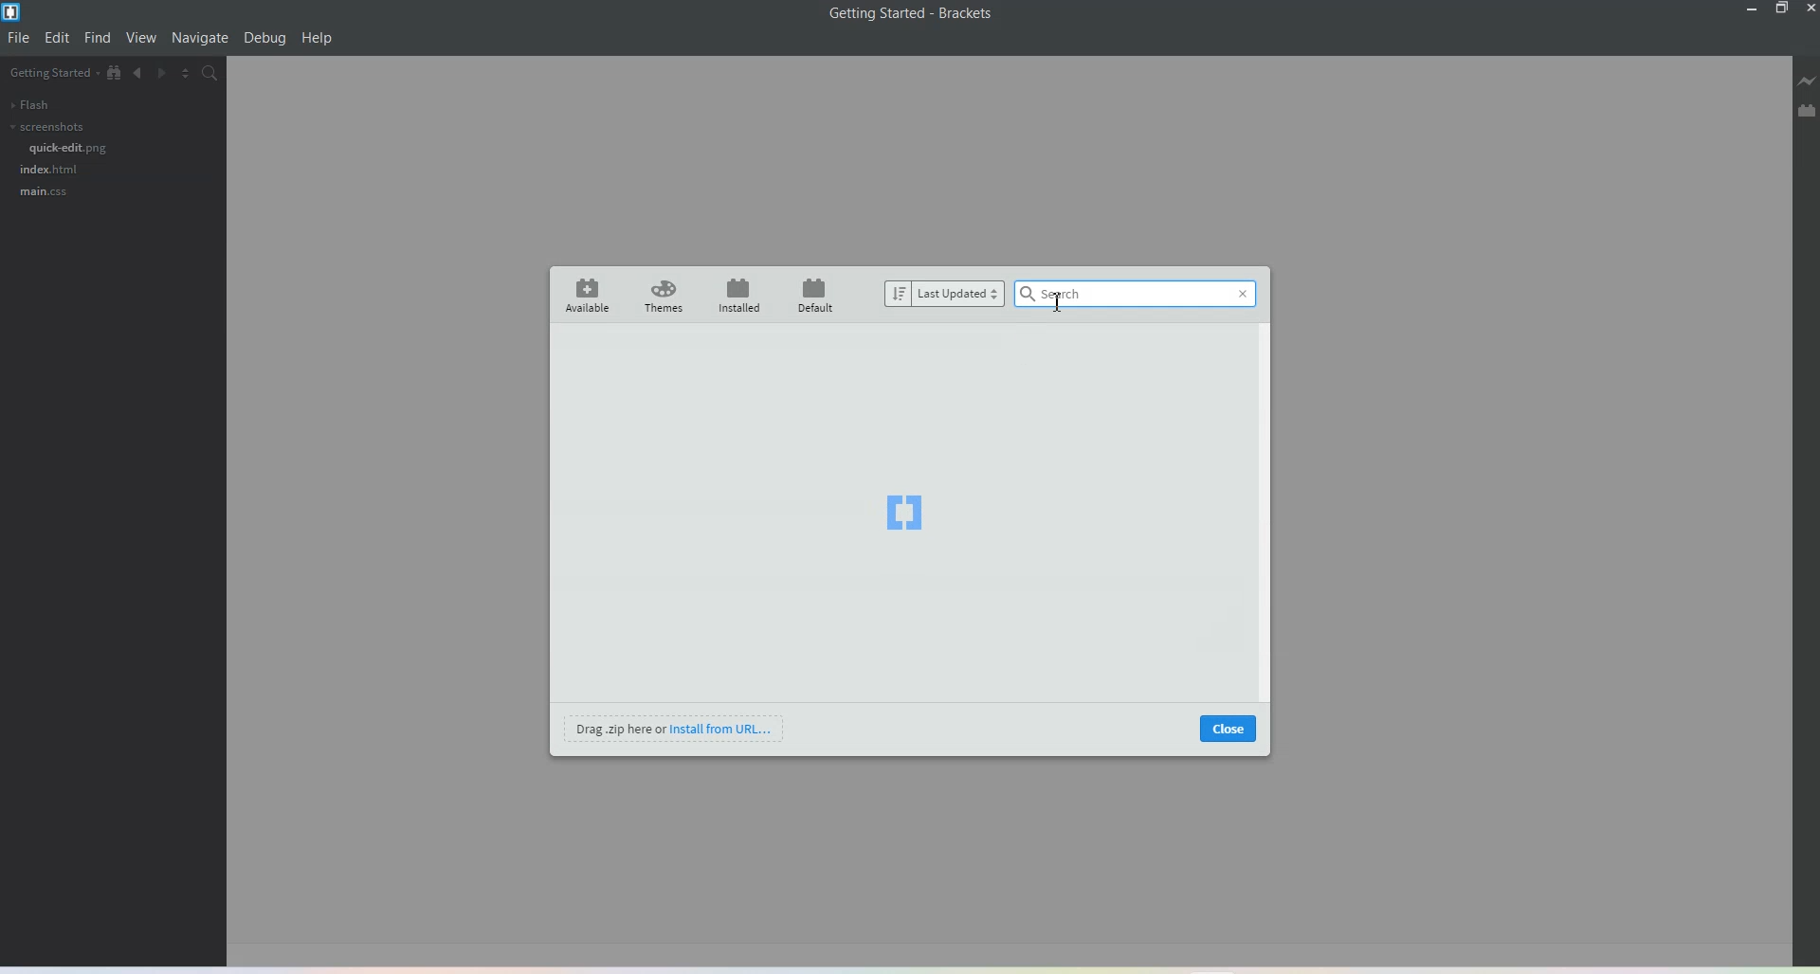 Image resolution: width=1820 pixels, height=974 pixels. What do you see at coordinates (1228, 728) in the screenshot?
I see `Close` at bounding box center [1228, 728].